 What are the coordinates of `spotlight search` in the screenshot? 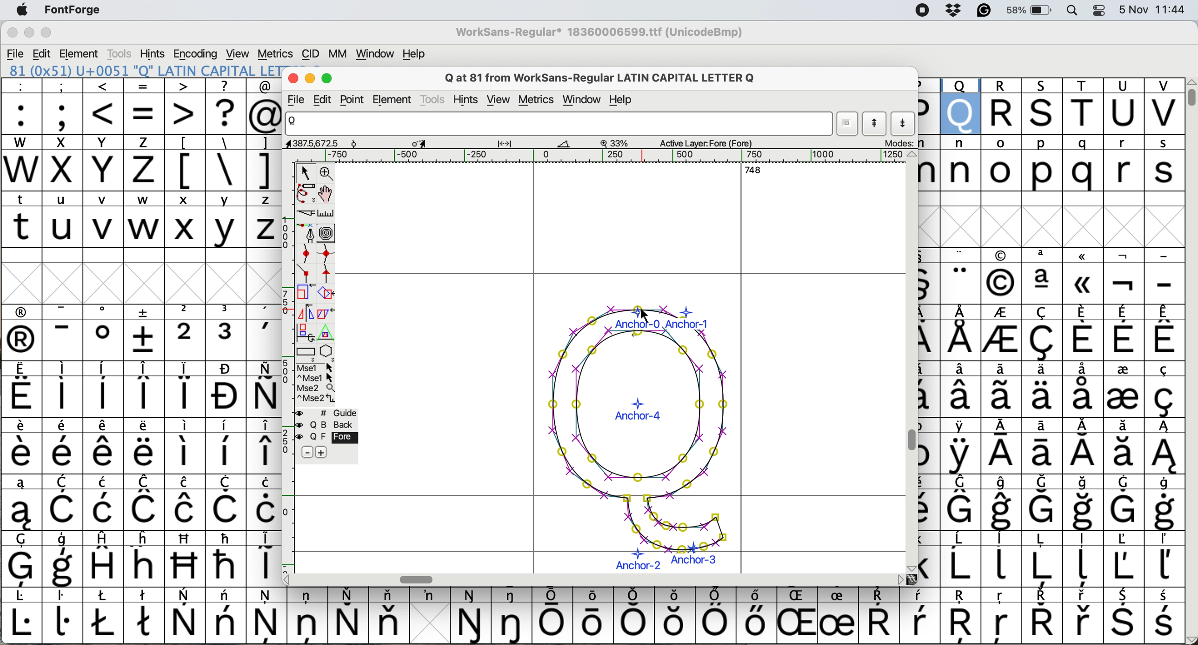 It's located at (1075, 11).